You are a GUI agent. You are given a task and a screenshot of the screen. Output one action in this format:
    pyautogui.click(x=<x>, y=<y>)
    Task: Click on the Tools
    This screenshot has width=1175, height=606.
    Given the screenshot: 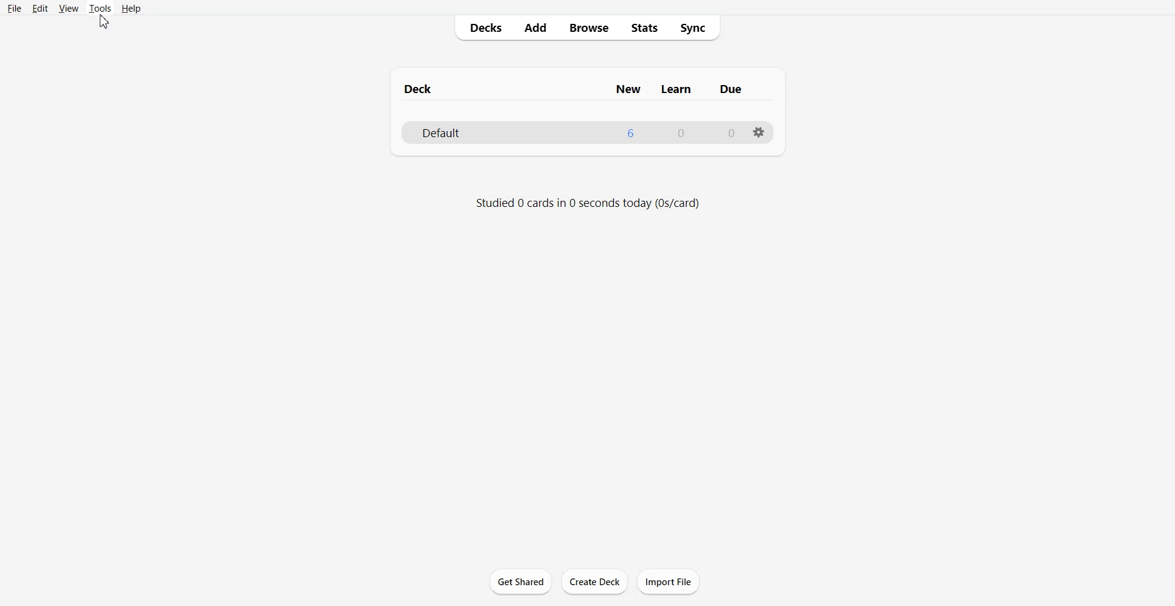 What is the action you would take?
    pyautogui.click(x=100, y=8)
    